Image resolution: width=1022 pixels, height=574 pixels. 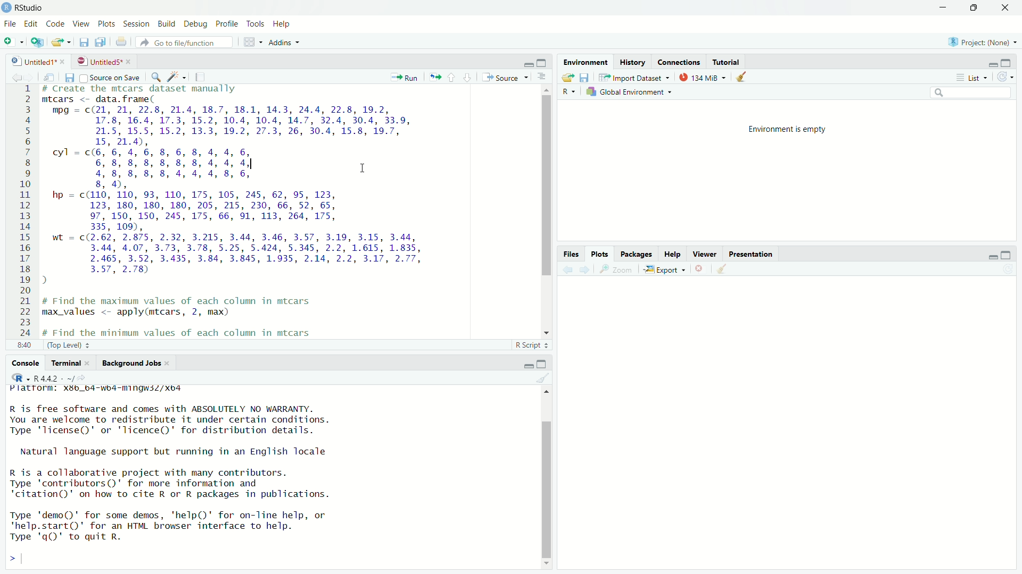 I want to click on Profile, so click(x=226, y=23).